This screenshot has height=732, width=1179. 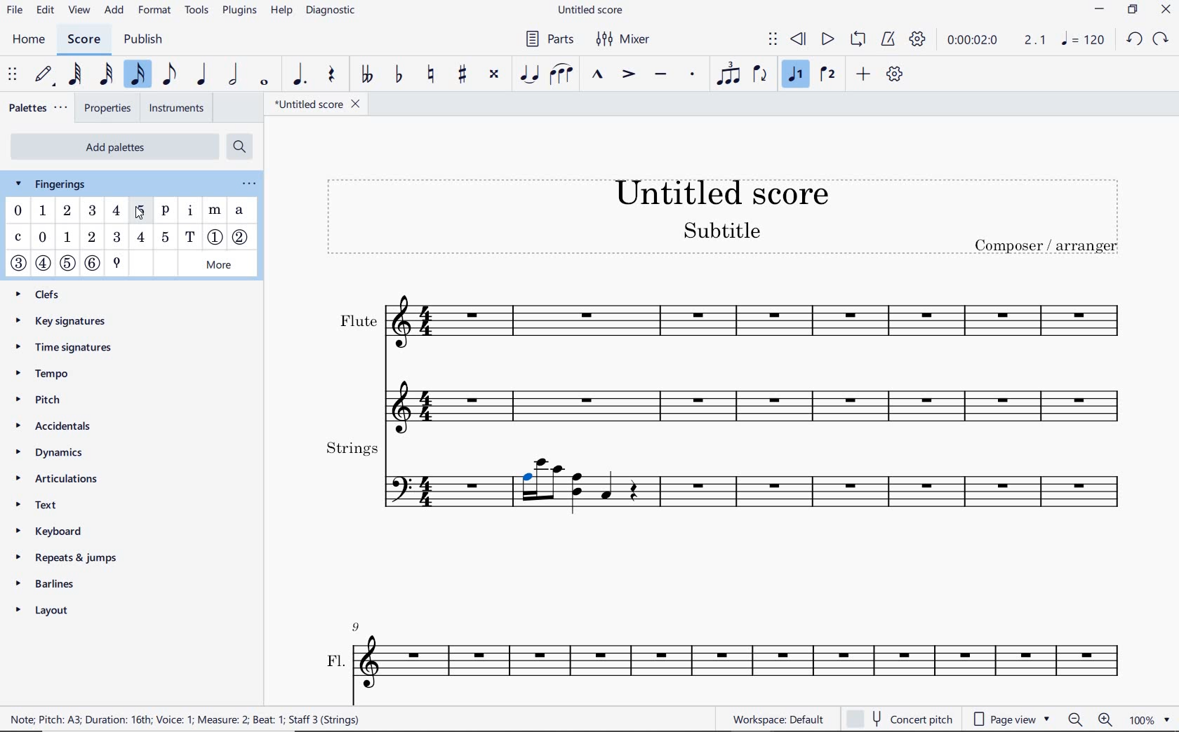 I want to click on toggle flat, so click(x=399, y=75).